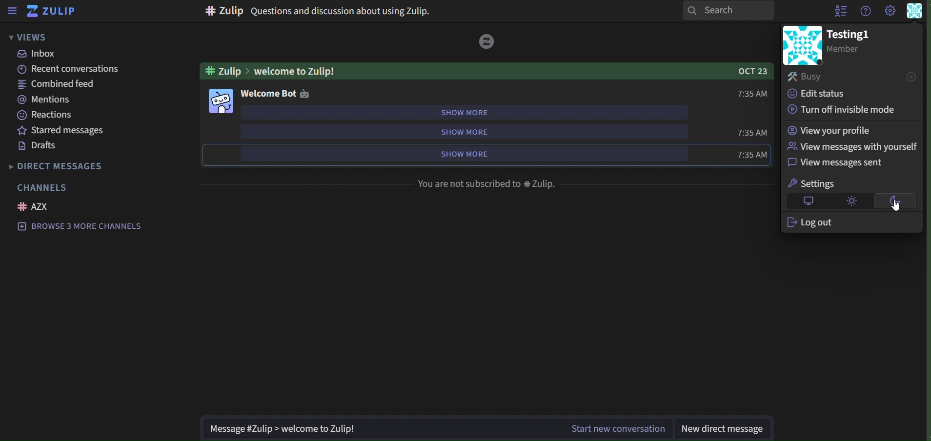  I want to click on view messages with yourself, so click(851, 145).